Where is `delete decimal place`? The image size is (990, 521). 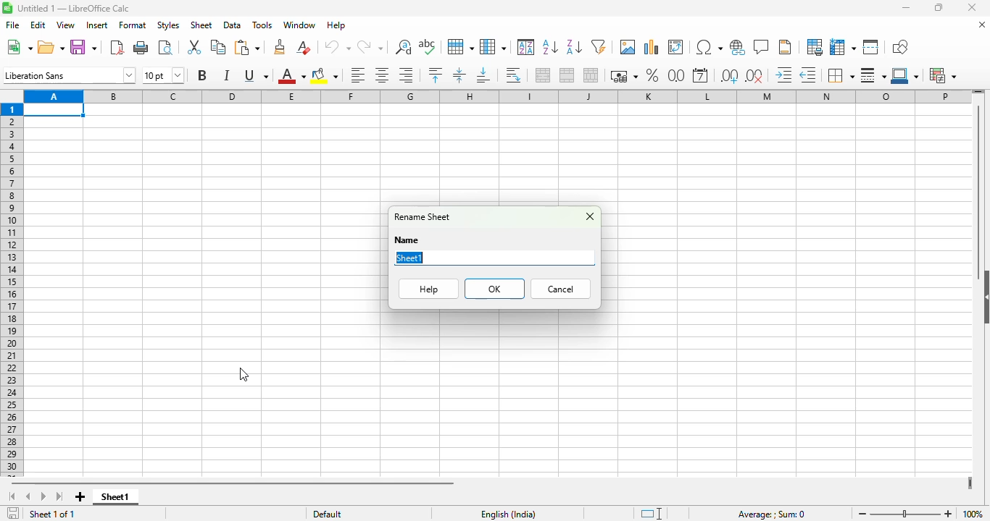
delete decimal place is located at coordinates (755, 76).